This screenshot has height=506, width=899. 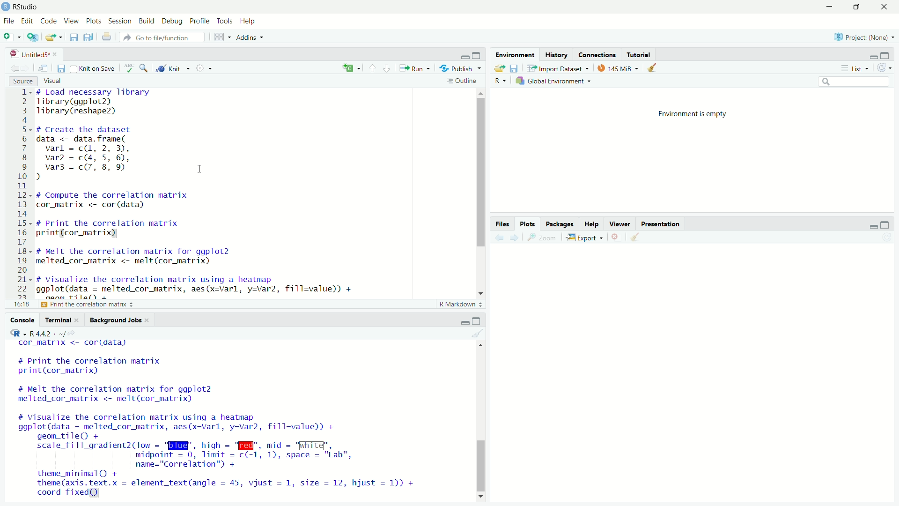 I want to click on knit on save, so click(x=94, y=69).